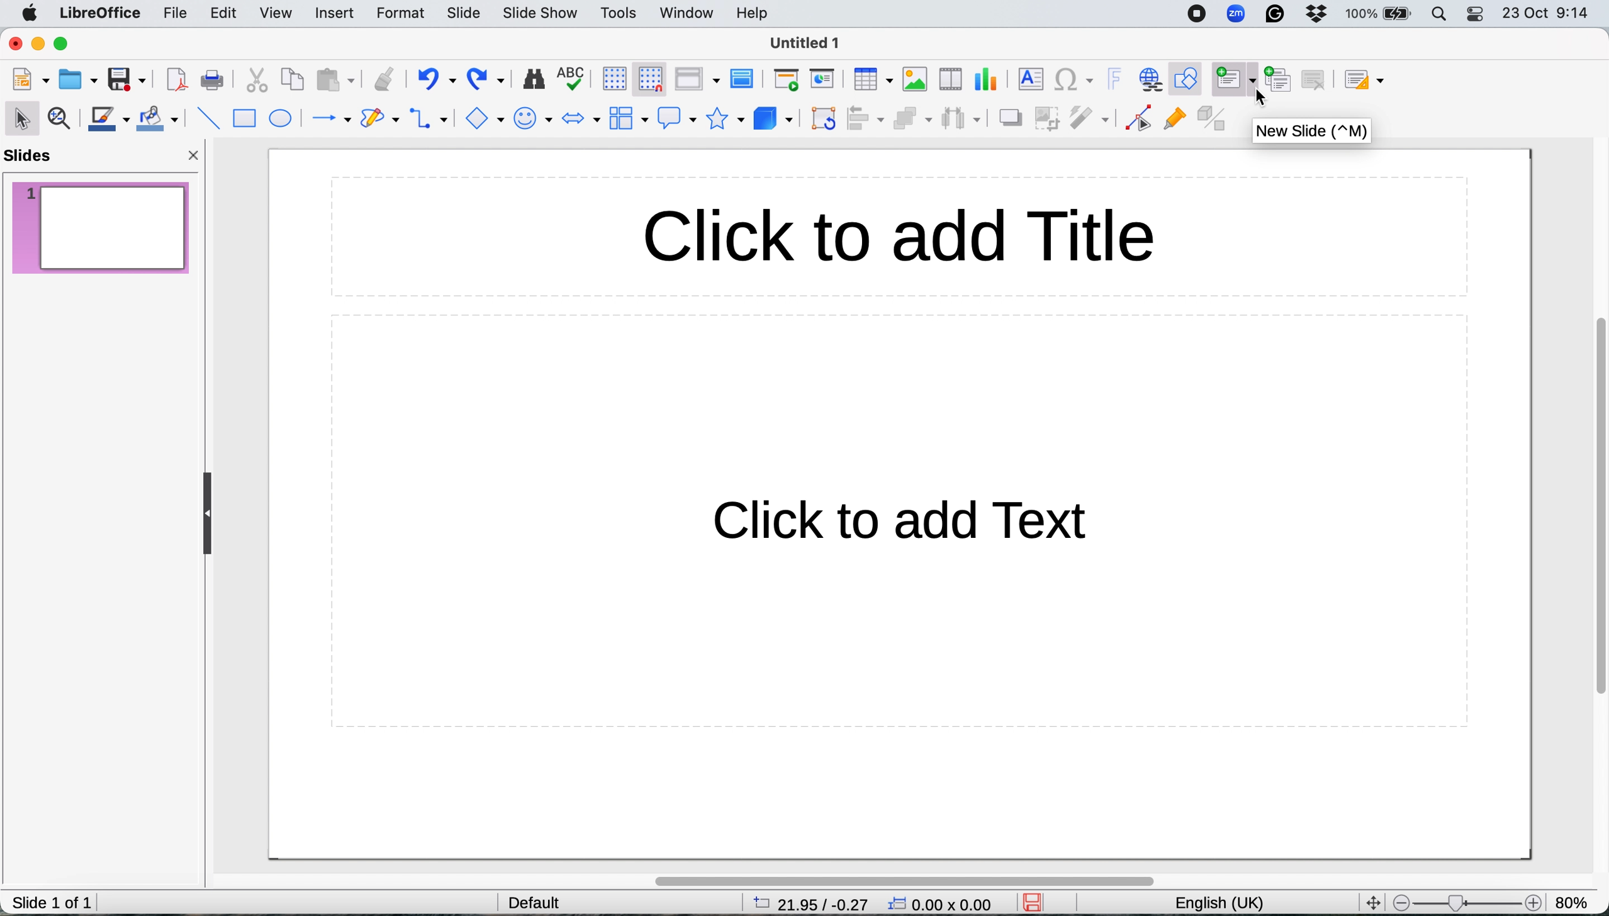  What do you see at coordinates (699, 79) in the screenshot?
I see `display views` at bounding box center [699, 79].